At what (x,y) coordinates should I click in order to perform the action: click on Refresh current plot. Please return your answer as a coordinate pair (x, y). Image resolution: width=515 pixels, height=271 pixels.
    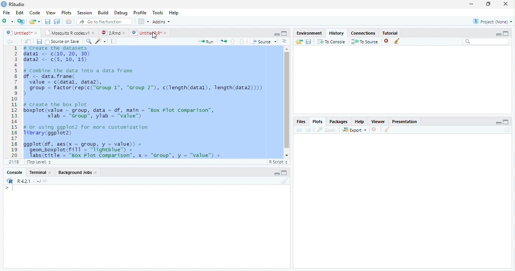
    Looking at the image, I should click on (507, 130).